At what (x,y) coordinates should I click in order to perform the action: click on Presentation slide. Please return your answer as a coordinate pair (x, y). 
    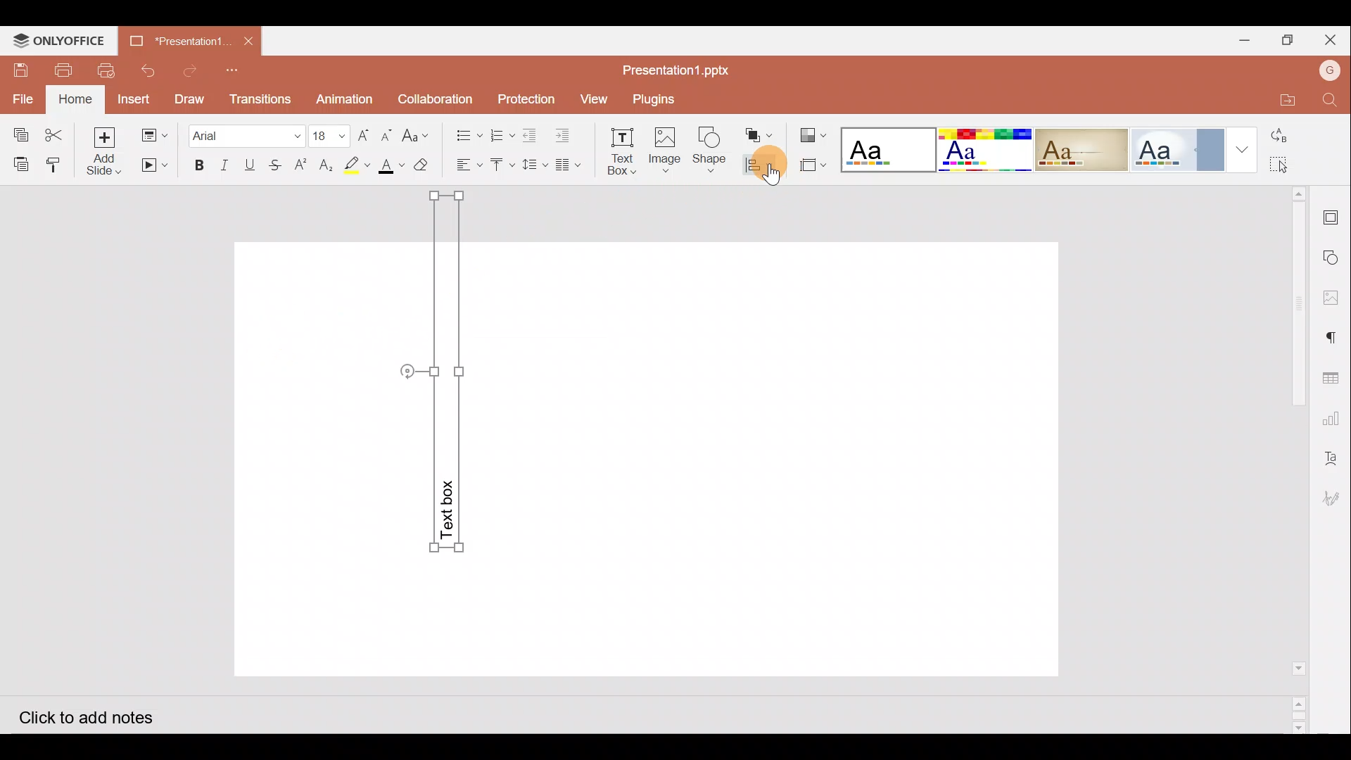
    Looking at the image, I should click on (822, 458).